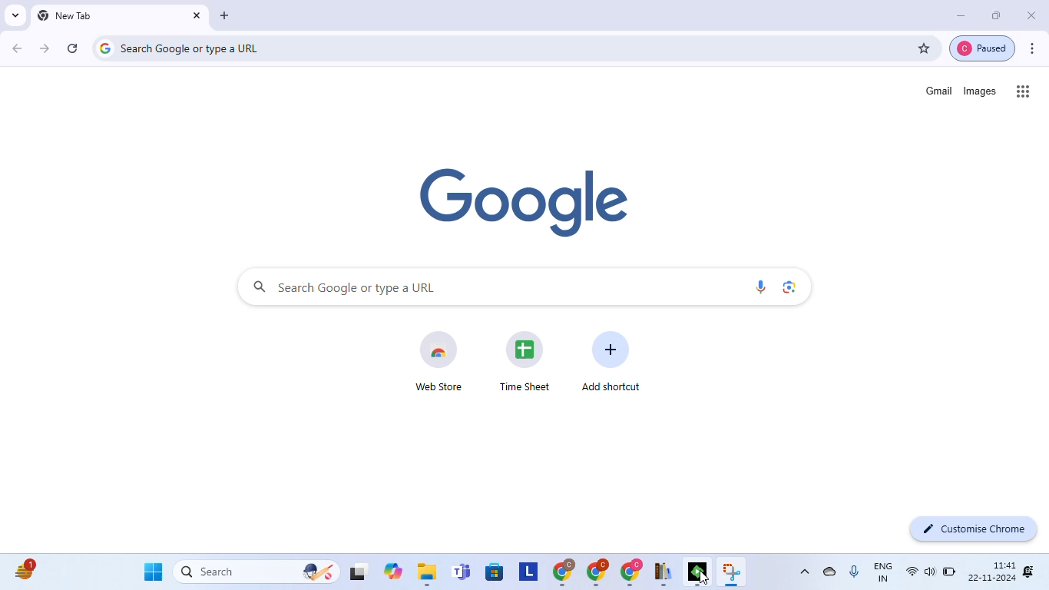 This screenshot has height=590, width=1049. What do you see at coordinates (428, 573) in the screenshot?
I see `files` at bounding box center [428, 573].